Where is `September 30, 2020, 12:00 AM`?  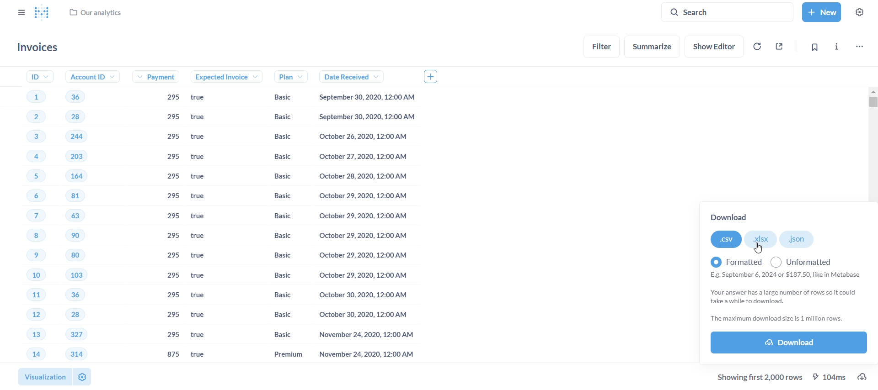 September 30, 2020, 12:00 AM is located at coordinates (369, 98).